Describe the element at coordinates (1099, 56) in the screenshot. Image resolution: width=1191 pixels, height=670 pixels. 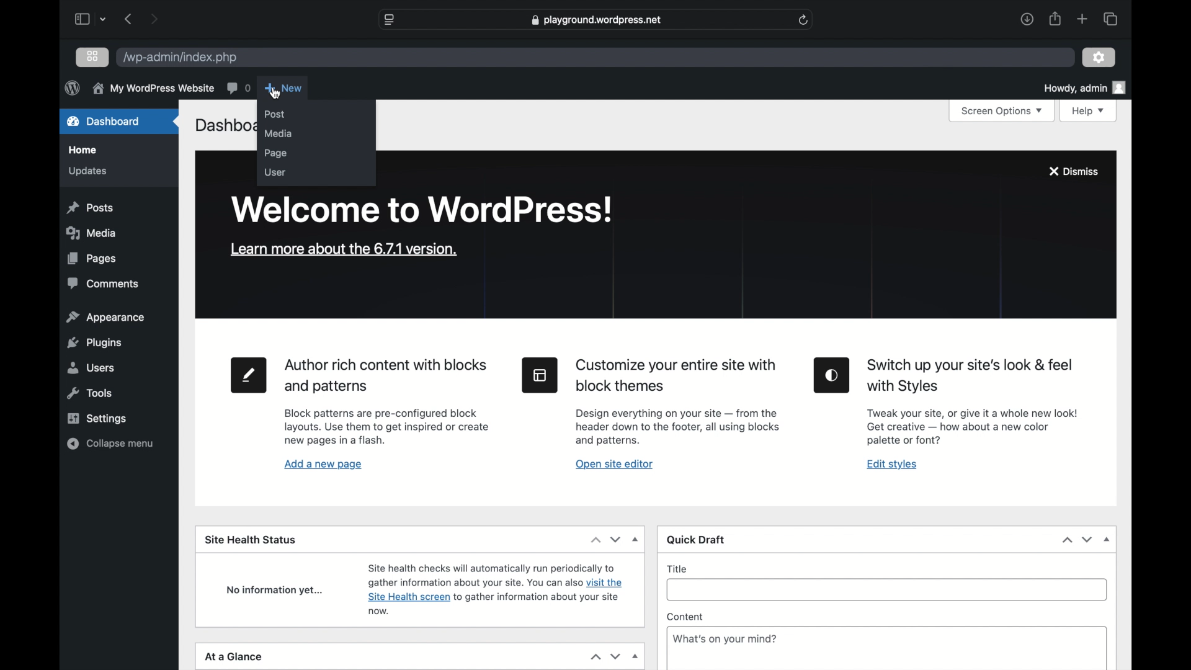
I see `settings` at that location.